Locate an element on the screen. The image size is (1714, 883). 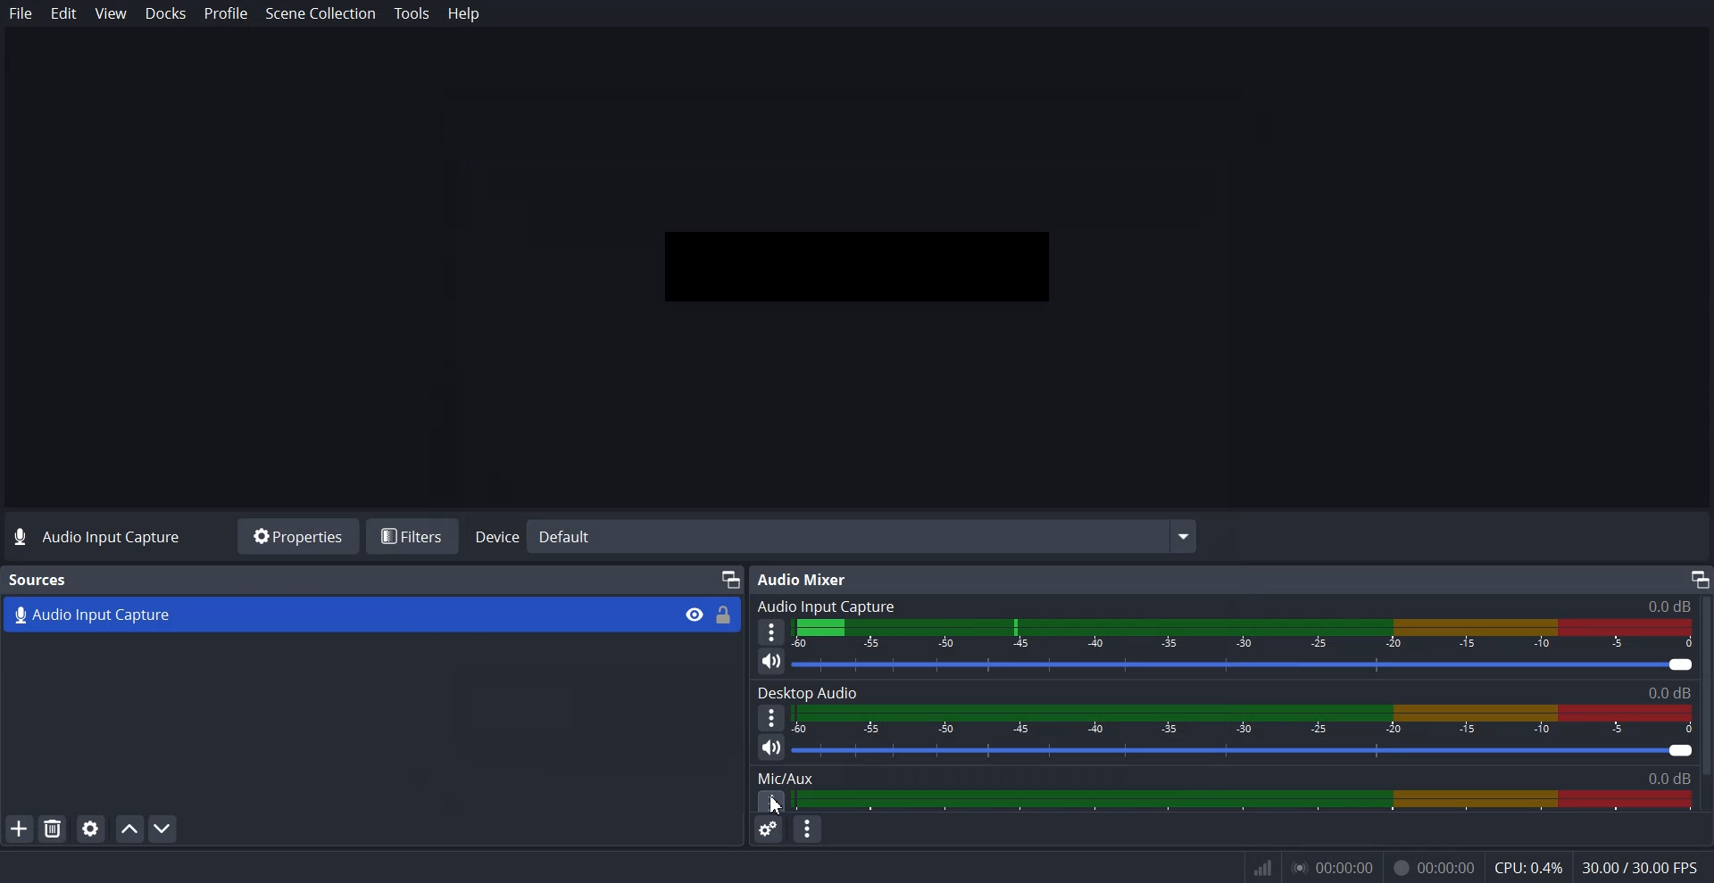
Help is located at coordinates (463, 13).